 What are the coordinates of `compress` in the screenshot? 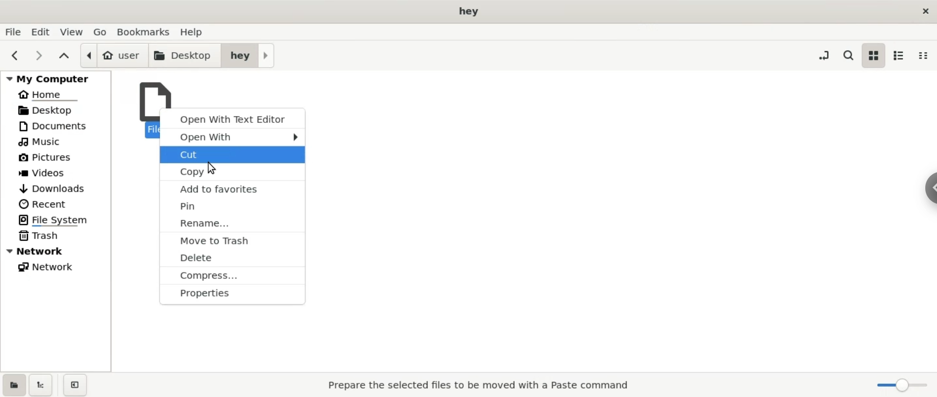 It's located at (232, 277).